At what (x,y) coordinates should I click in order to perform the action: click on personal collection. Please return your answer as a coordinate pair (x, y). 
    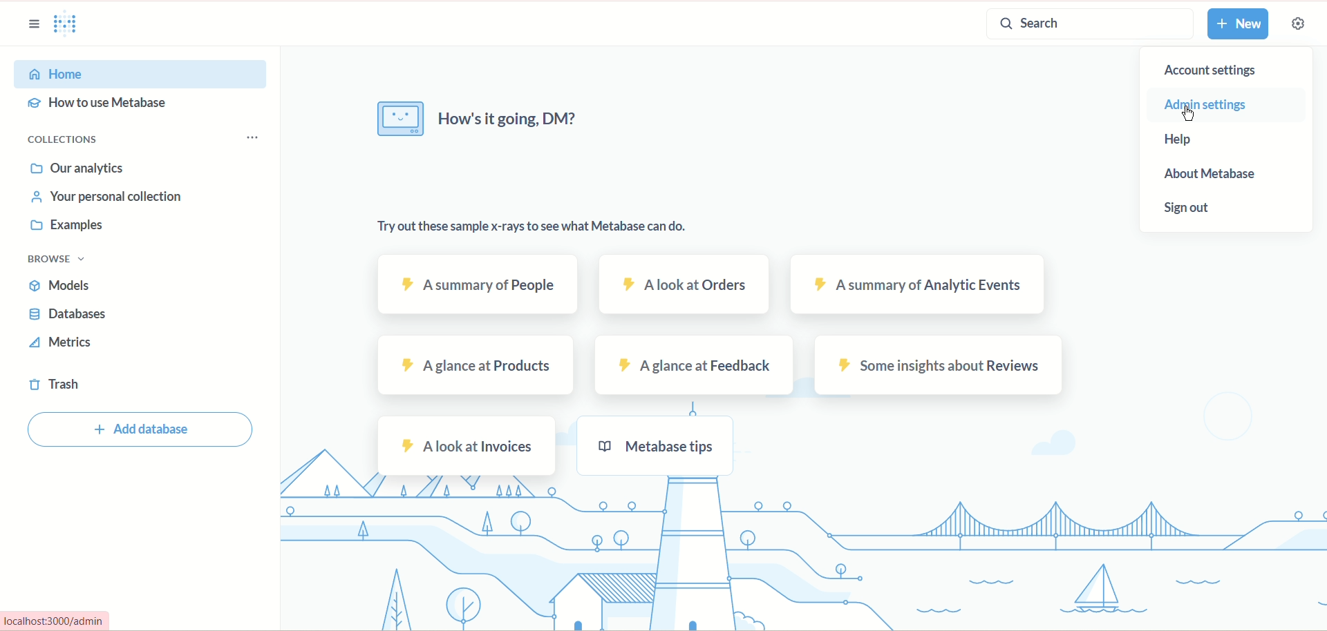
    Looking at the image, I should click on (103, 197).